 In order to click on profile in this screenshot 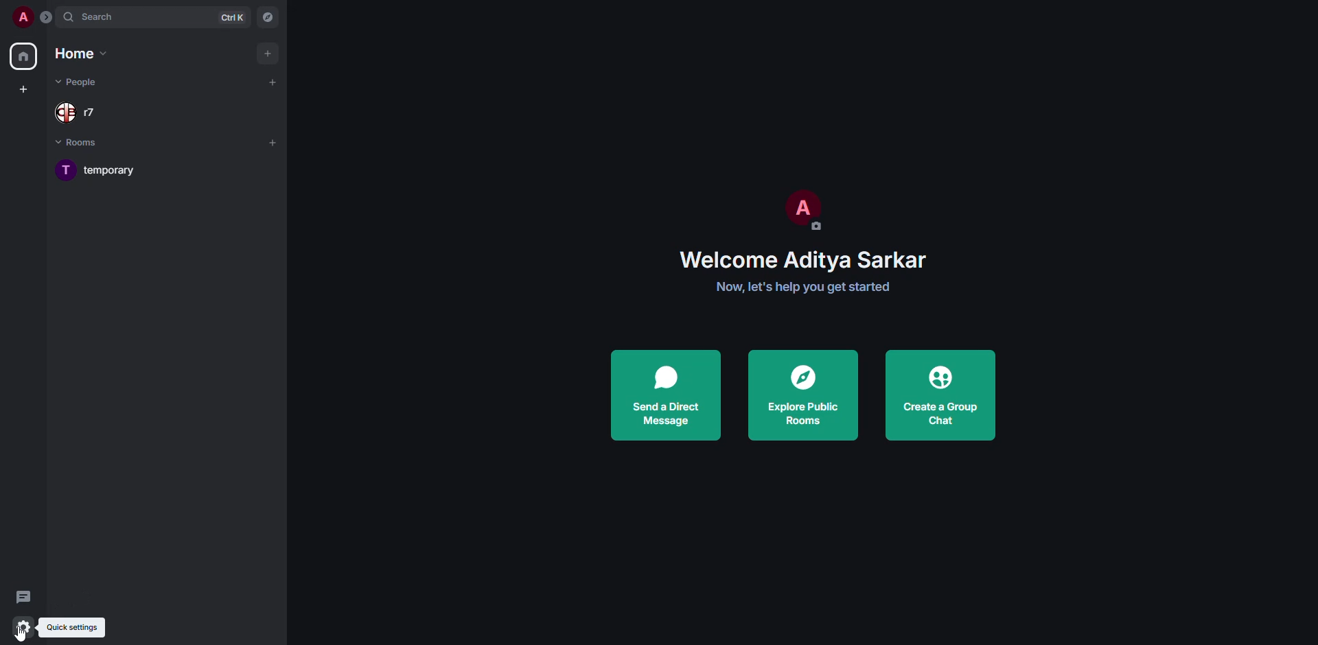, I will do `click(23, 18)`.